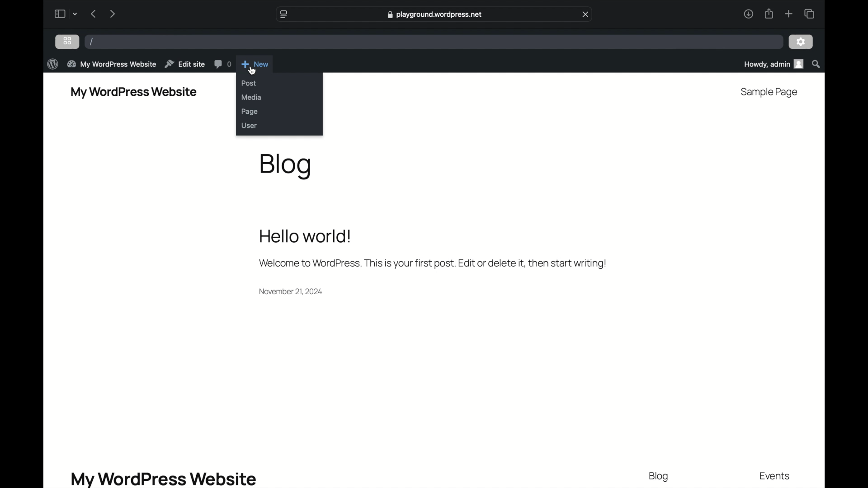 Image resolution: width=868 pixels, height=488 pixels. What do you see at coordinates (91, 41) in the screenshot?
I see `/` at bounding box center [91, 41].